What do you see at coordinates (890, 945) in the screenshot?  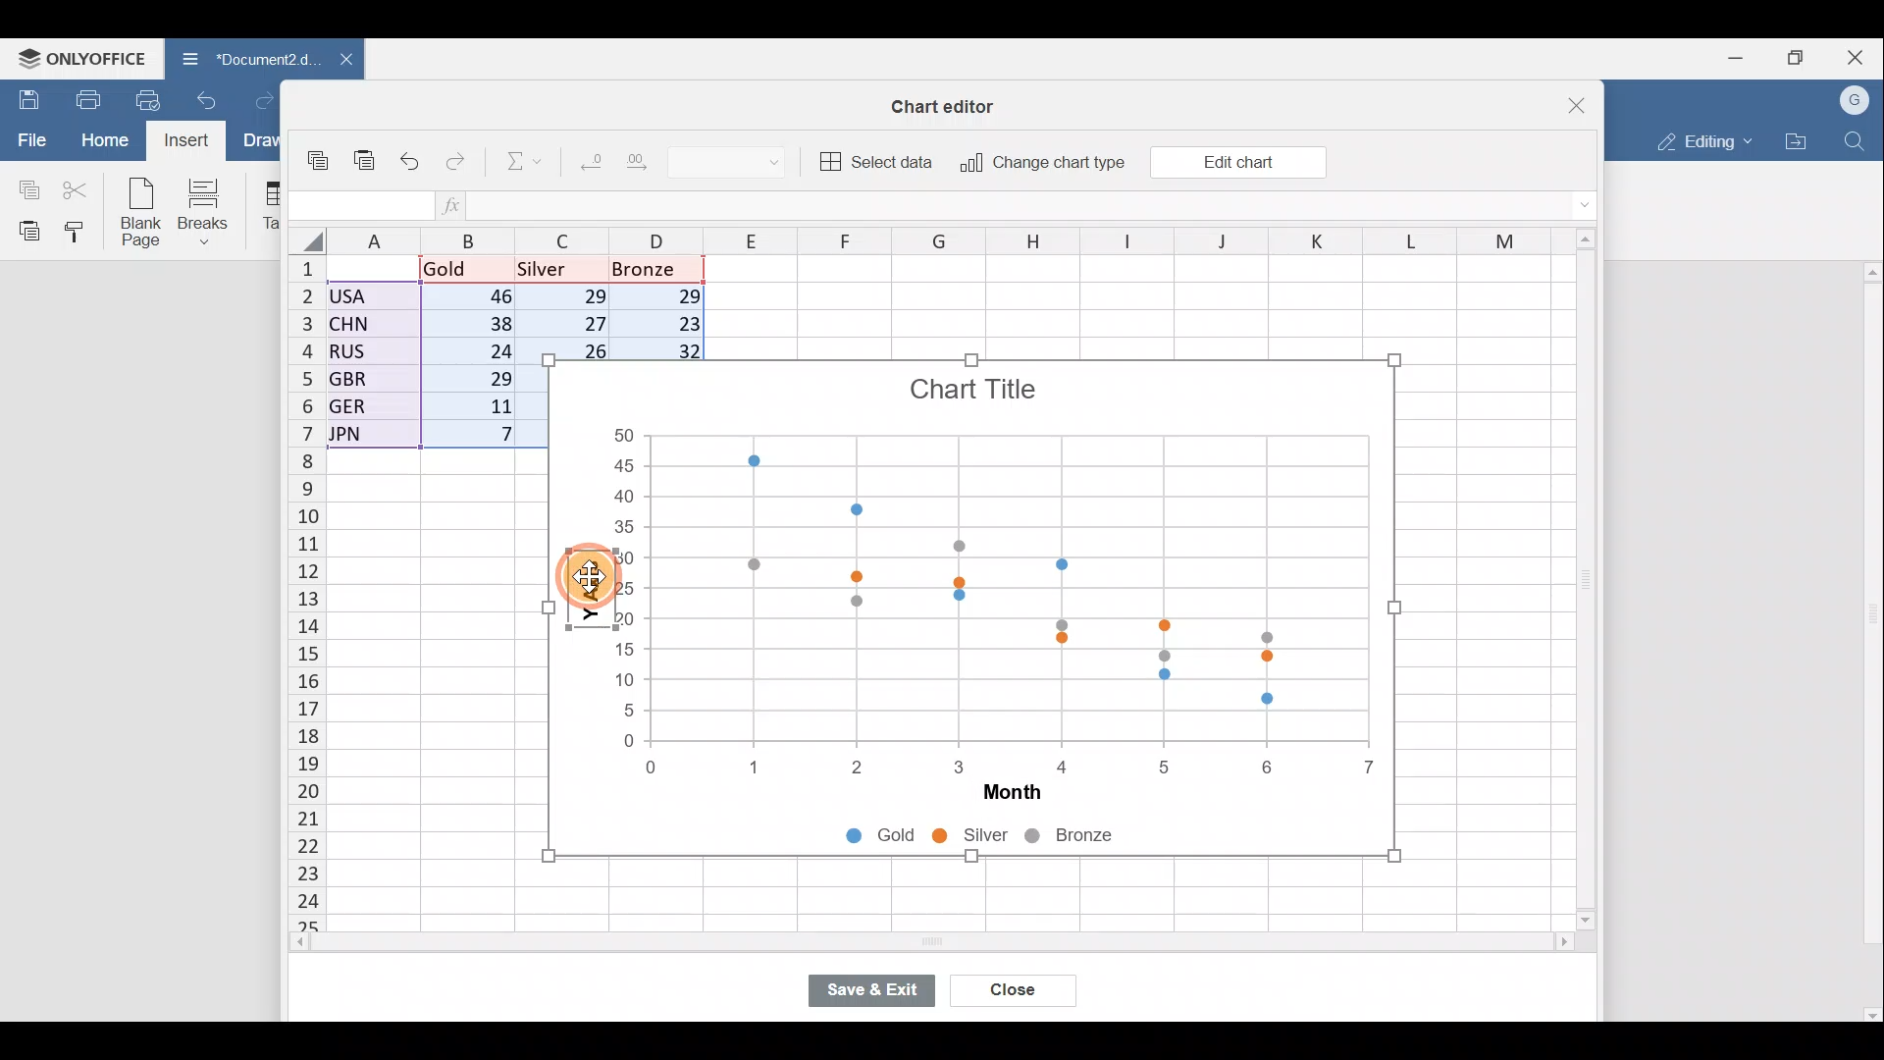 I see `Scroll bar` at bounding box center [890, 945].